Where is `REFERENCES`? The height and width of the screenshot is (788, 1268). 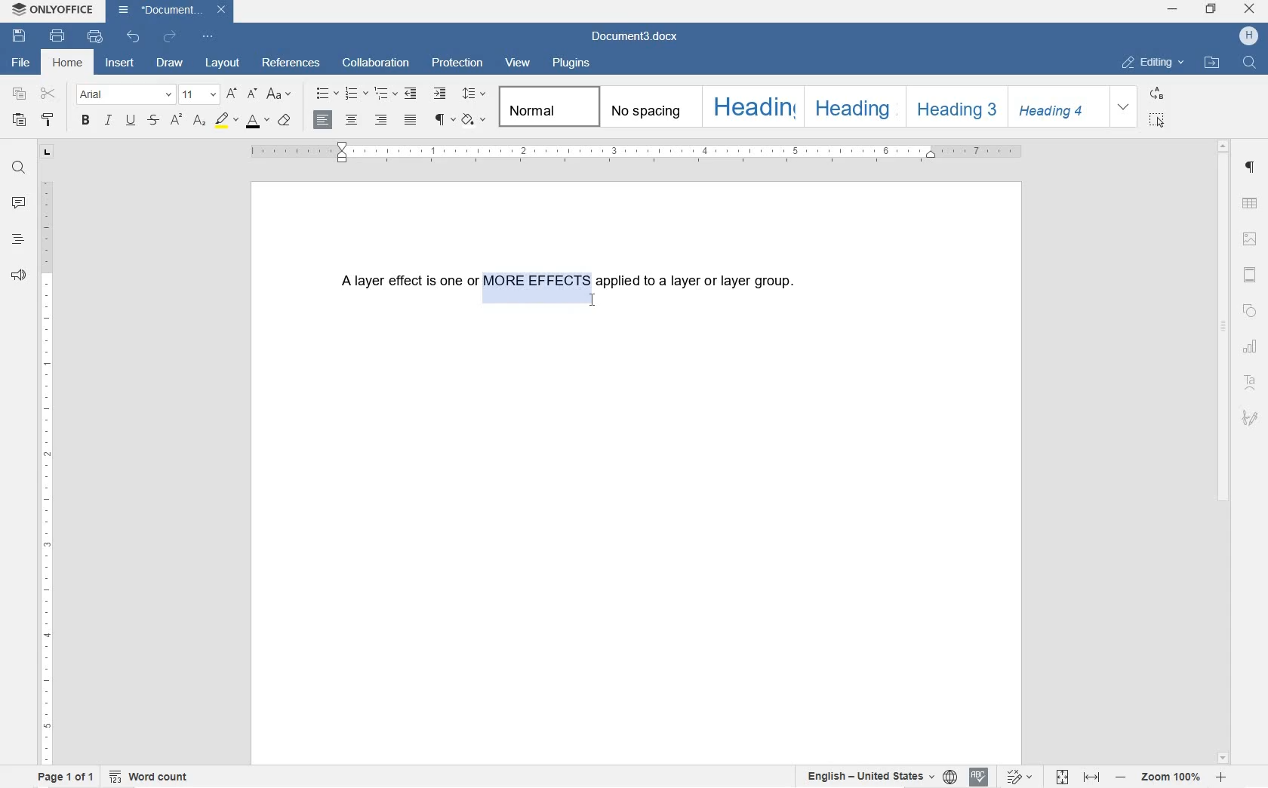
REFERENCES is located at coordinates (293, 64).